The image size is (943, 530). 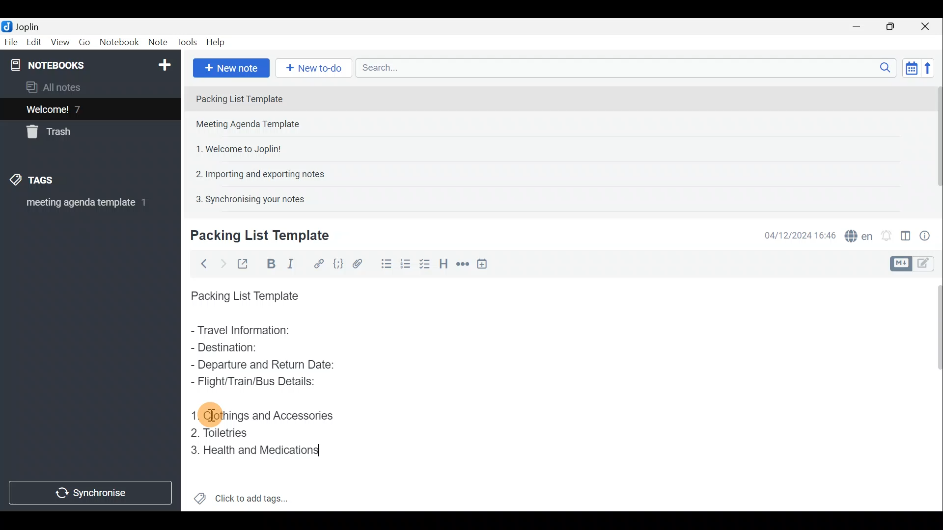 I want to click on Code, so click(x=338, y=263).